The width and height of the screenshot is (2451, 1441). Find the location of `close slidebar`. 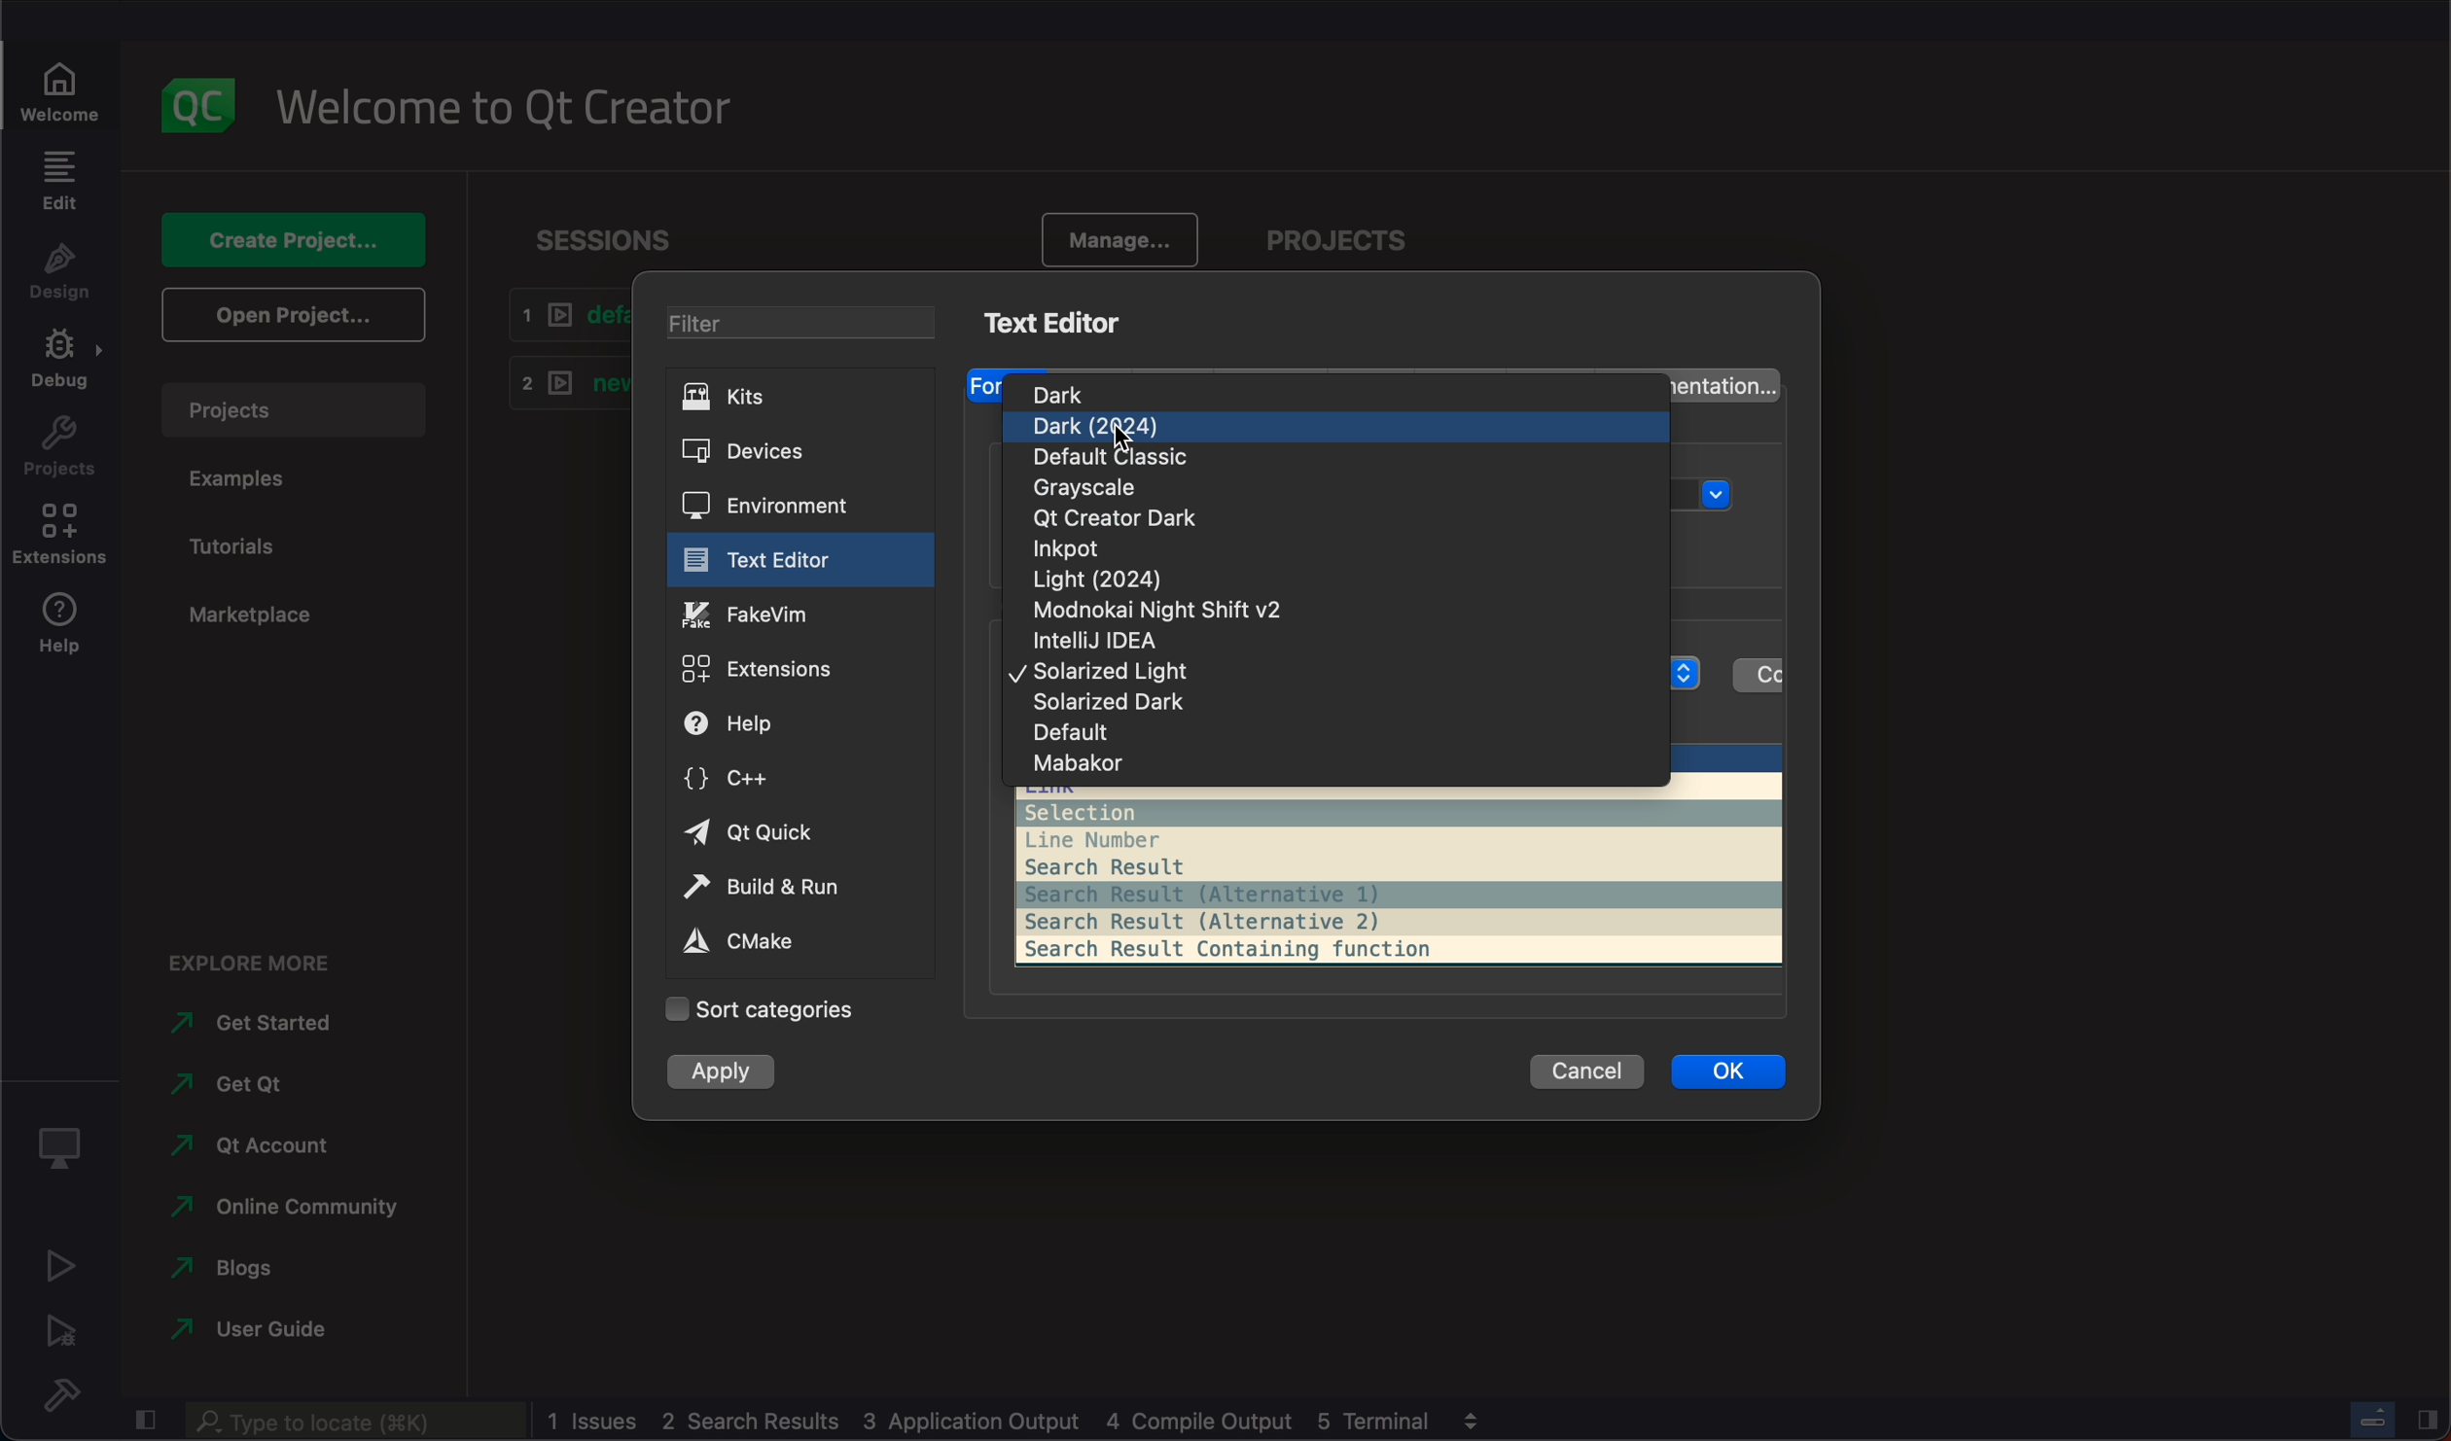

close slidebar is located at coordinates (2429, 1421).